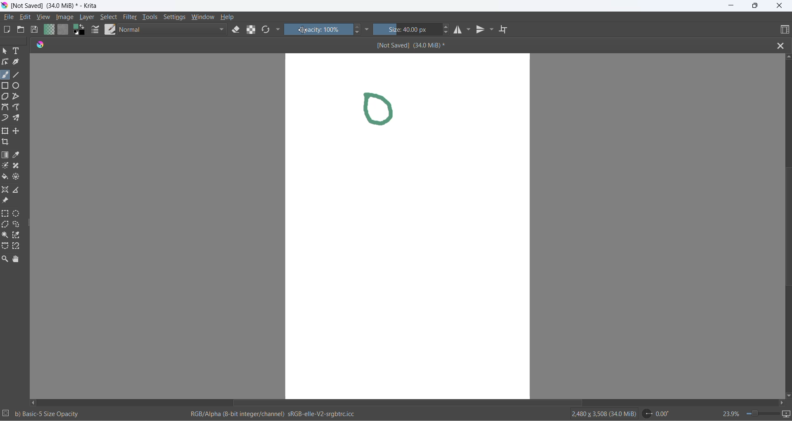 The height and width of the screenshot is (421, 792). I want to click on open document, so click(24, 30).